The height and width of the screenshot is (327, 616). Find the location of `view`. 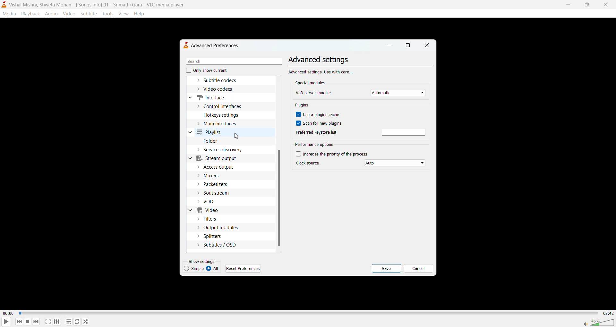

view is located at coordinates (123, 13).